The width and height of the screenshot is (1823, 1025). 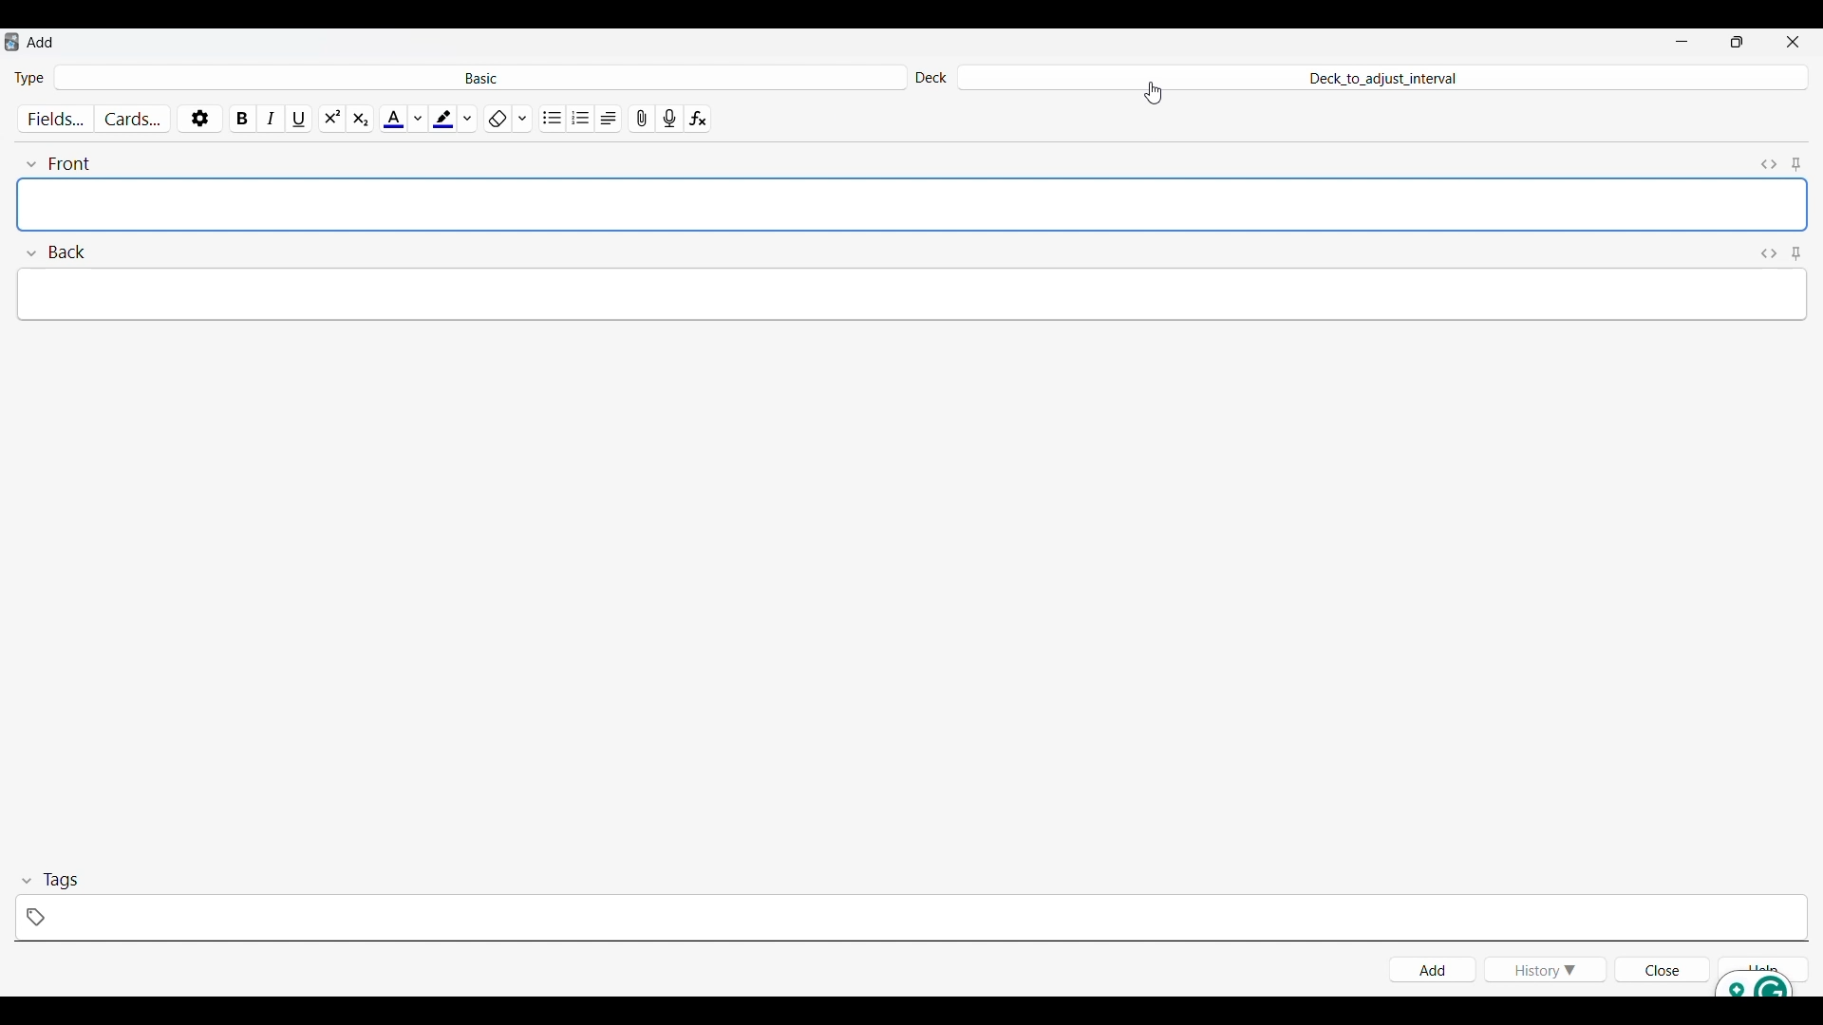 I want to click on Indicates Type of card, so click(x=29, y=78).